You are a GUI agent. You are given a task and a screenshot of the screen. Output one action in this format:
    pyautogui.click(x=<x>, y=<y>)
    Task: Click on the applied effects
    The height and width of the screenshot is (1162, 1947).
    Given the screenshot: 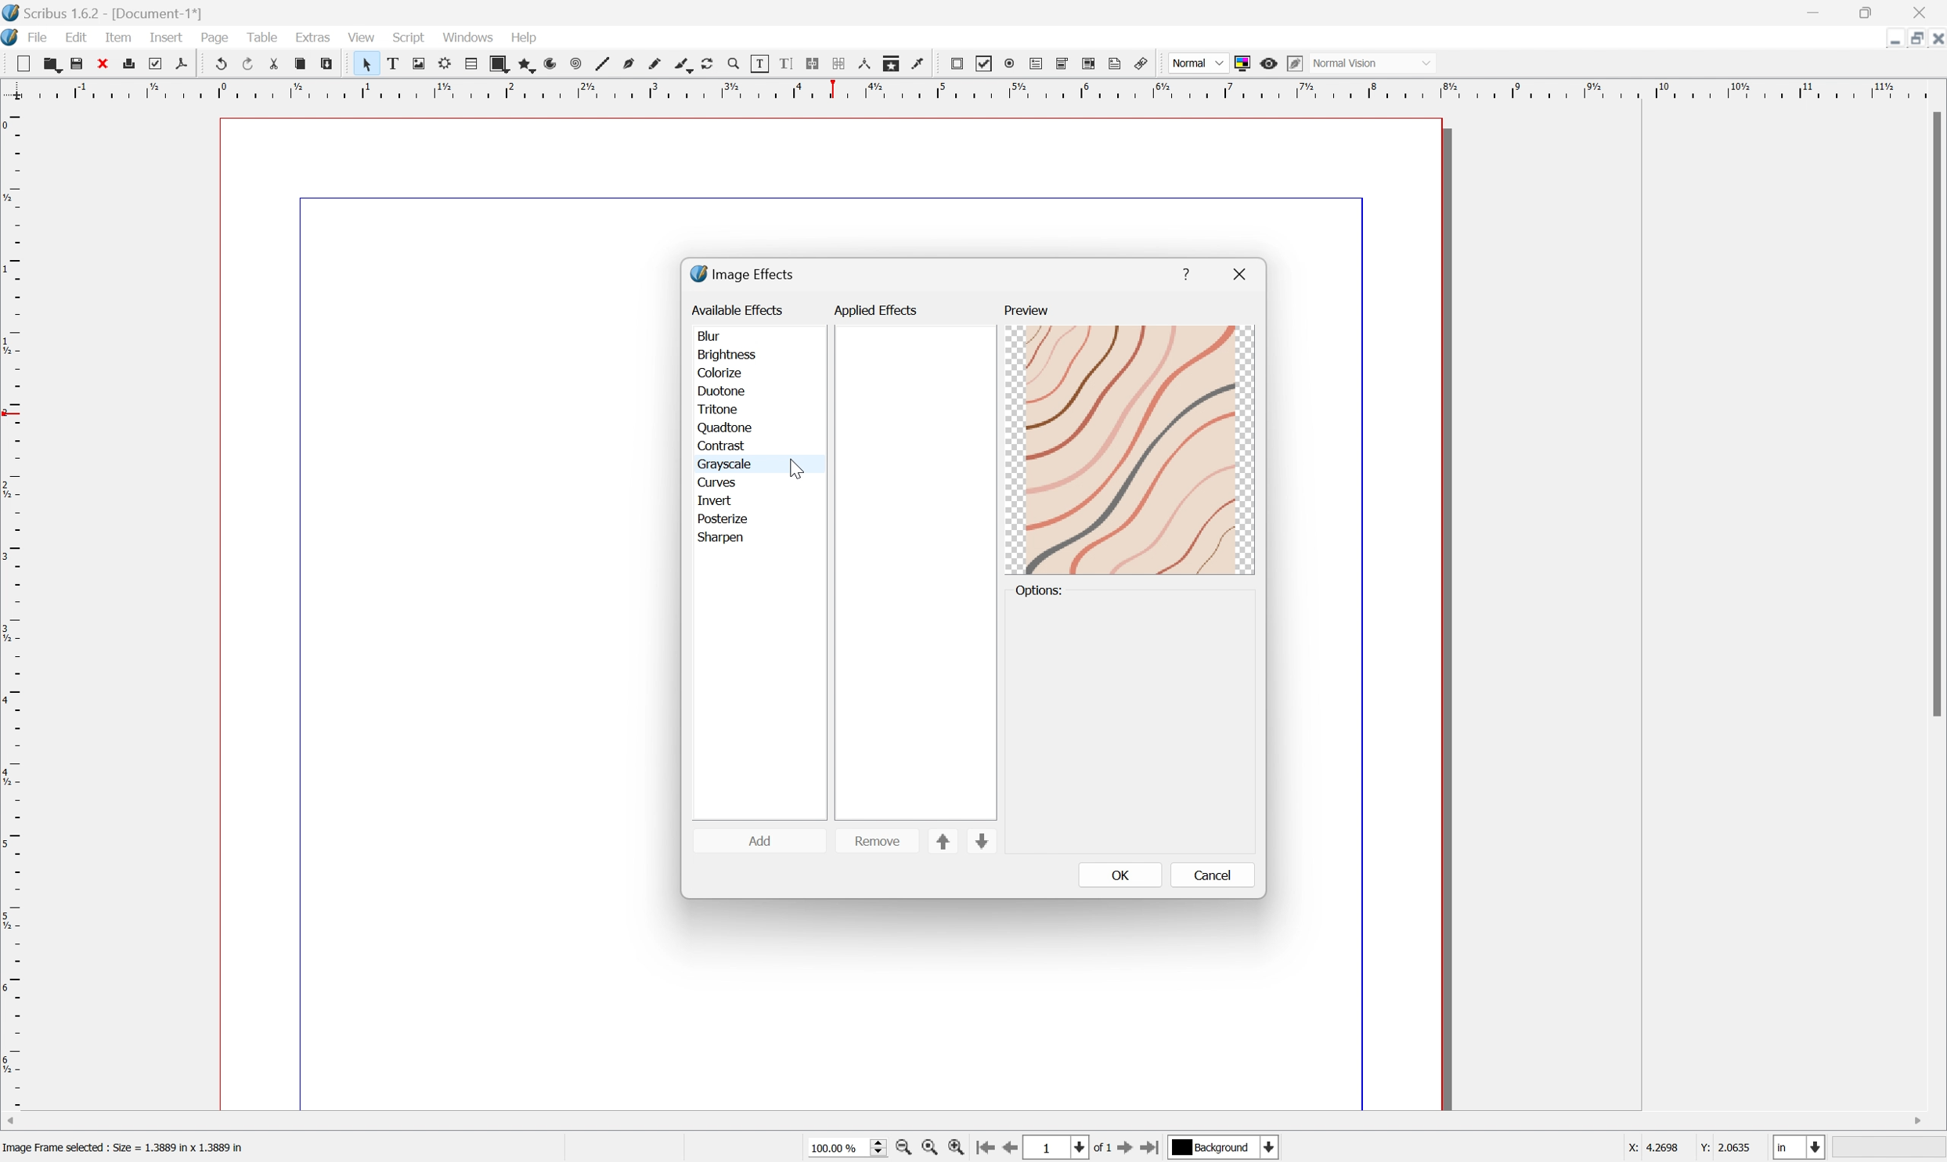 What is the action you would take?
    pyautogui.click(x=878, y=309)
    